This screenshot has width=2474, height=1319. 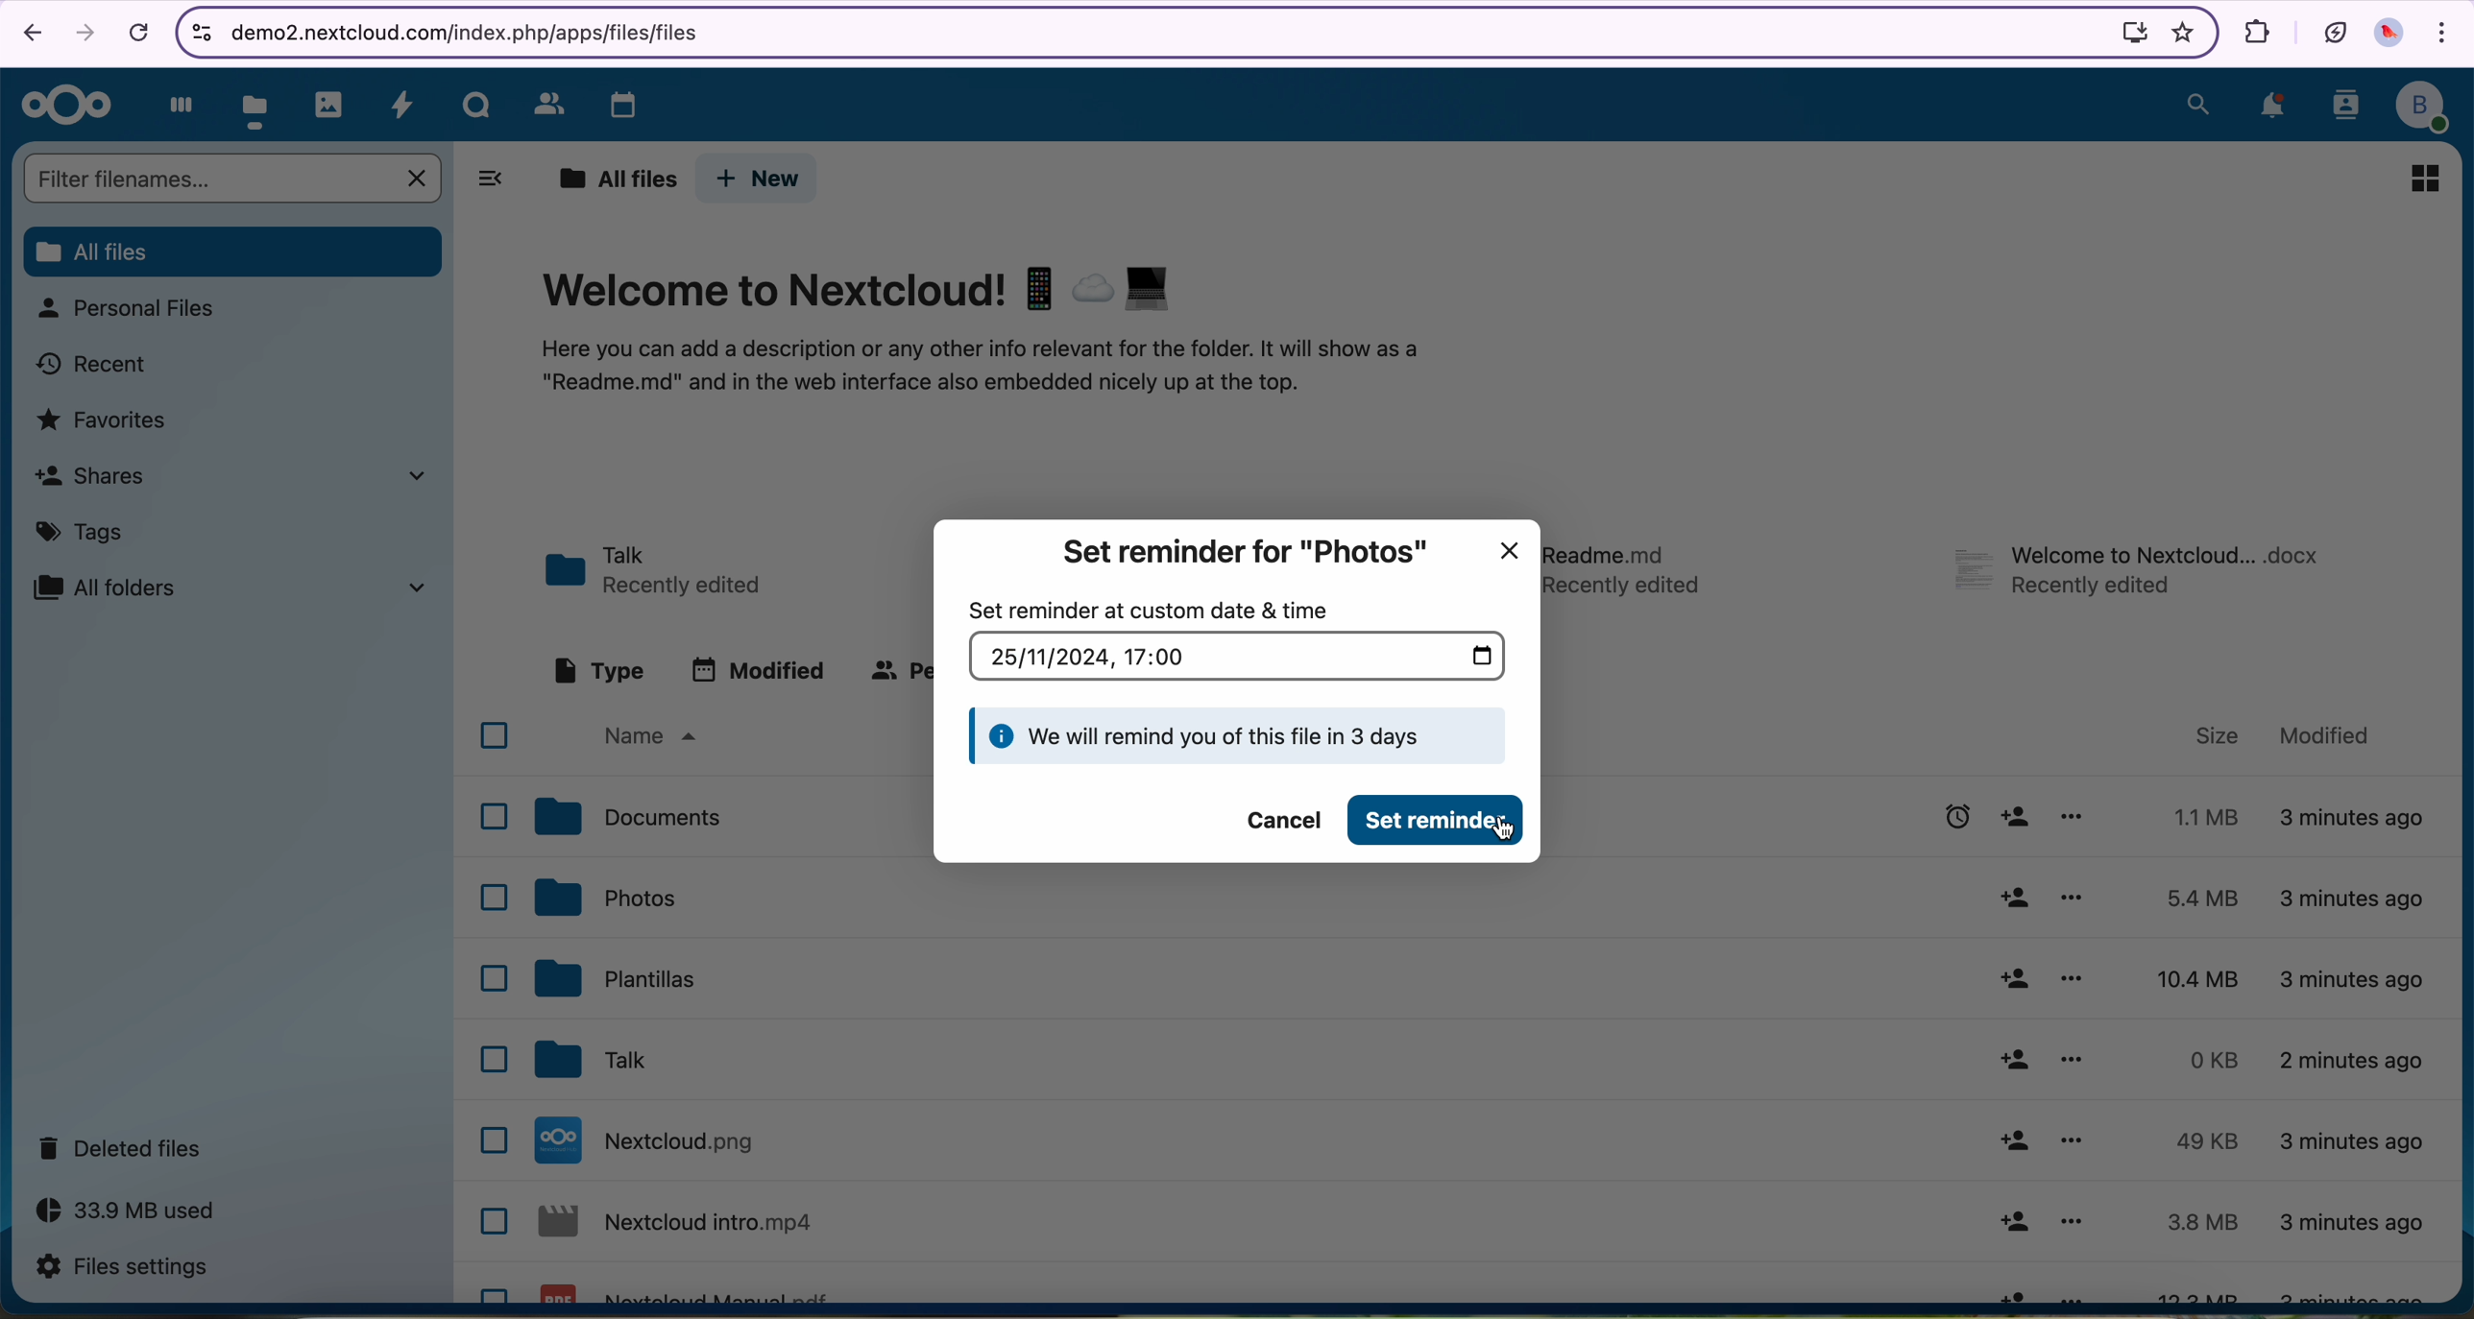 What do you see at coordinates (2198, 1060) in the screenshot?
I see `0` at bounding box center [2198, 1060].